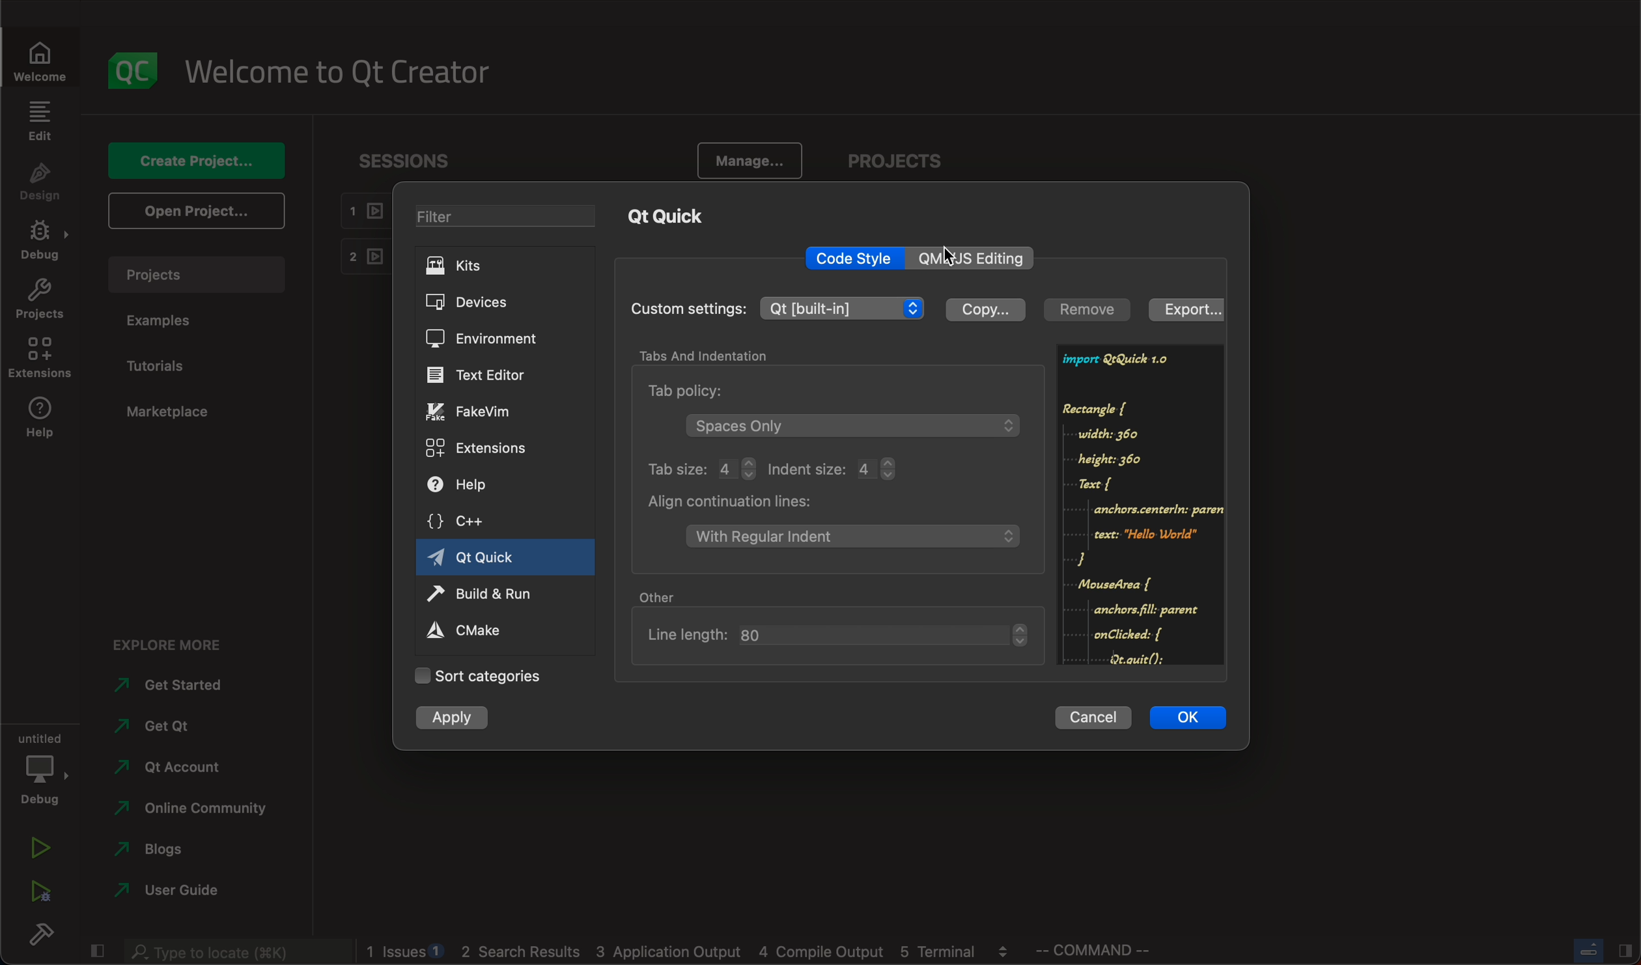  Describe the element at coordinates (161, 363) in the screenshot. I see `tutorials` at that location.